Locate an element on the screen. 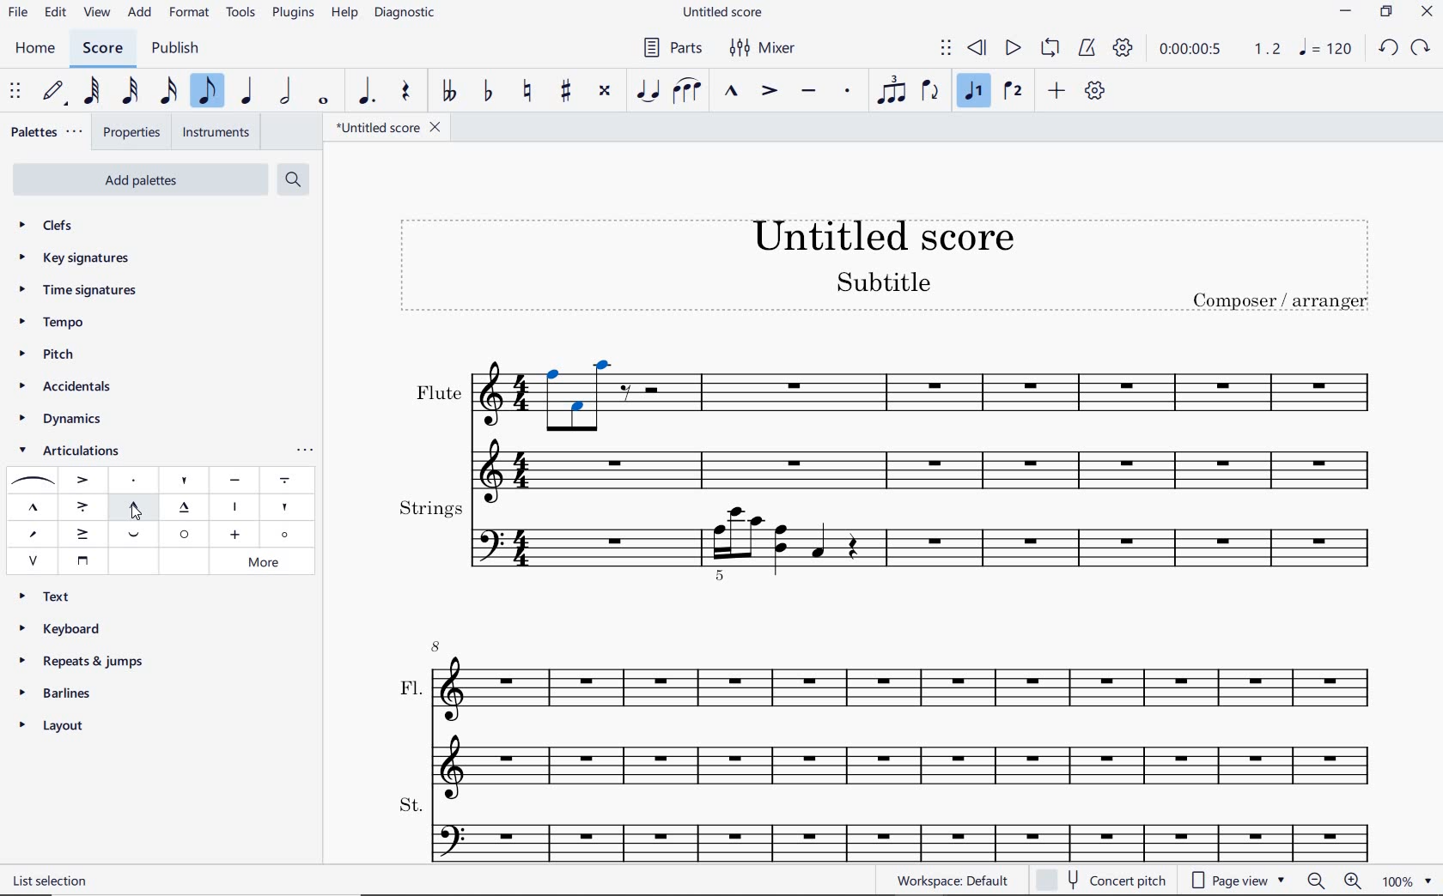 The height and width of the screenshot is (896, 1443). flute is located at coordinates (885, 425).